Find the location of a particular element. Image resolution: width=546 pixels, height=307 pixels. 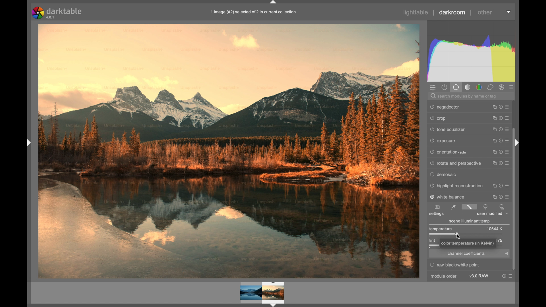

1 image (#2) selected of 2 in current collection is located at coordinates (256, 12).